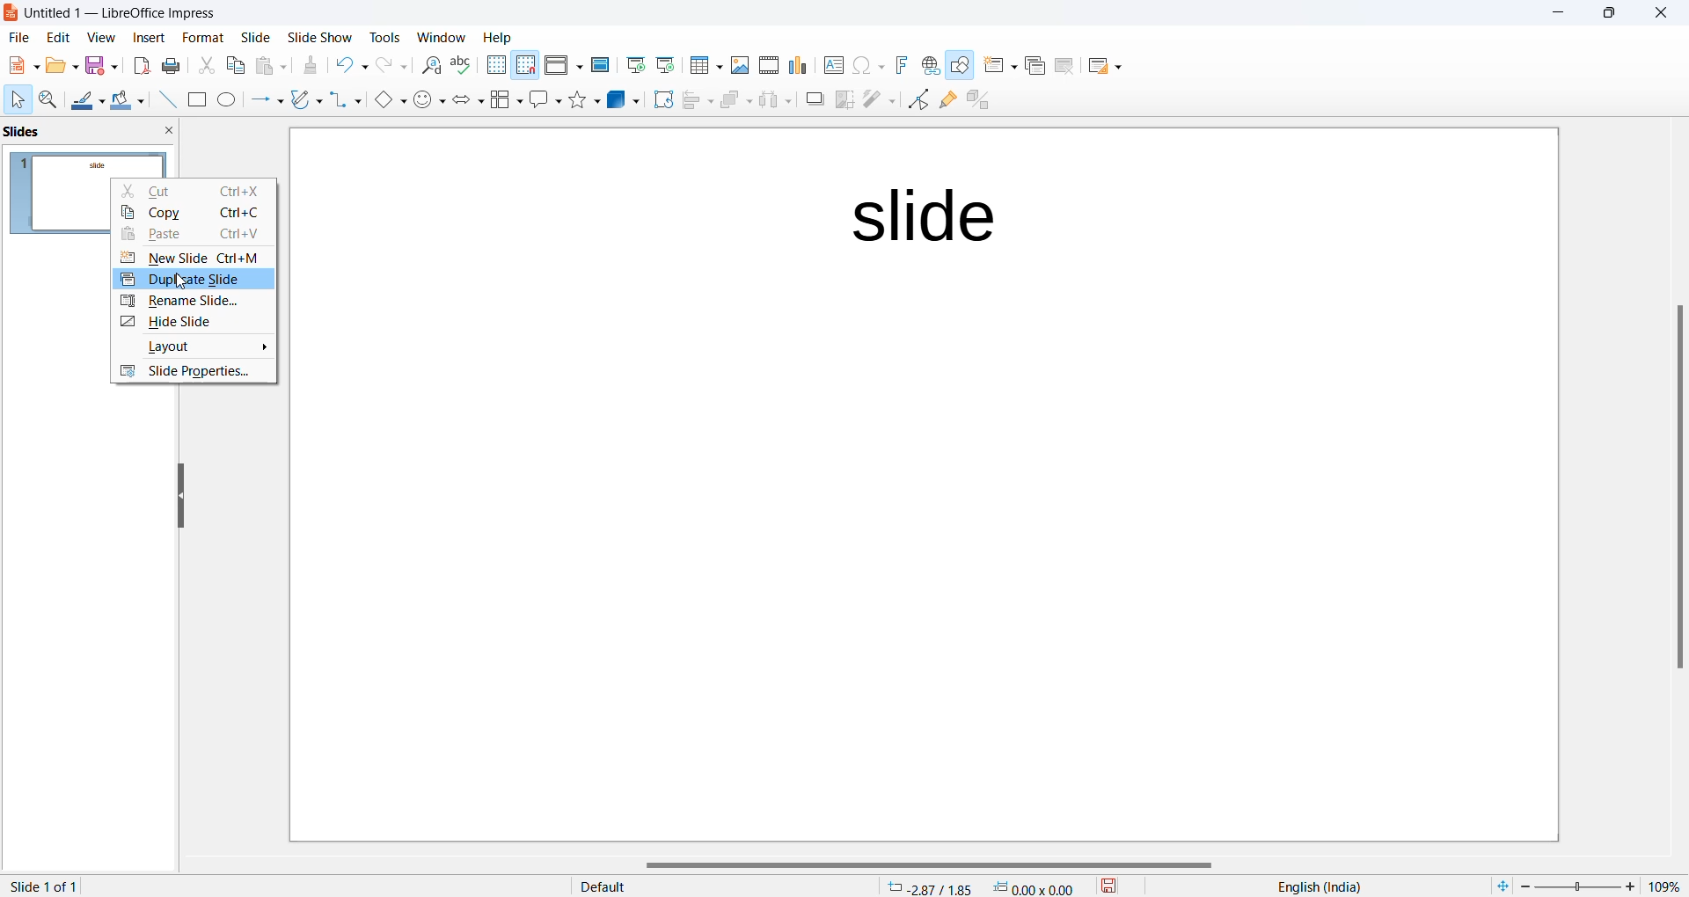  Describe the element at coordinates (101, 66) in the screenshot. I see `Save option` at that location.